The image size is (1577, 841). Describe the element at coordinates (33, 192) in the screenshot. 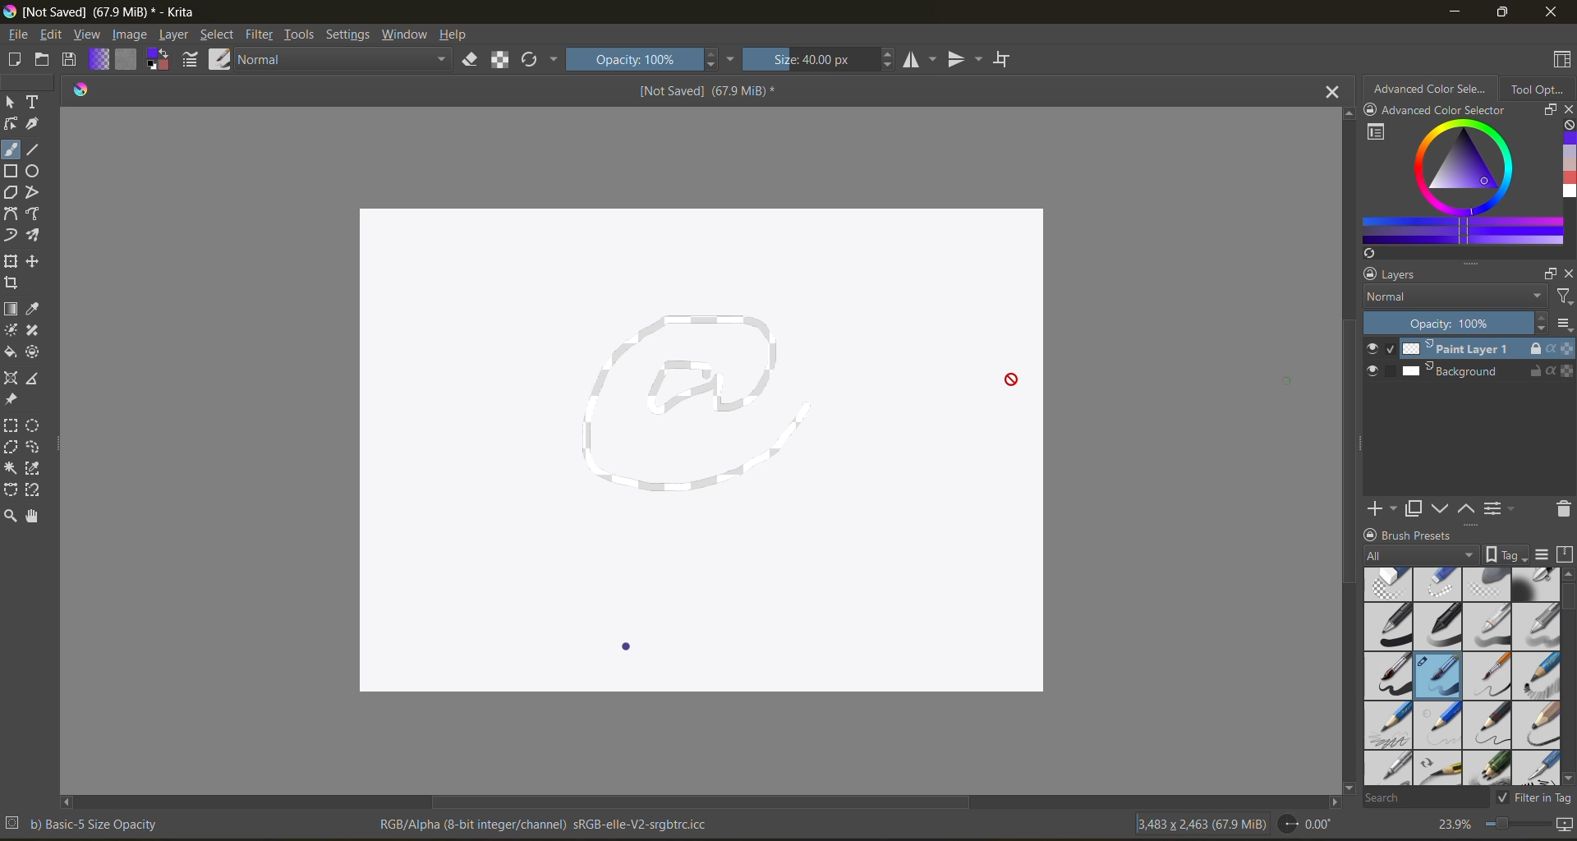

I see `polyline` at that location.